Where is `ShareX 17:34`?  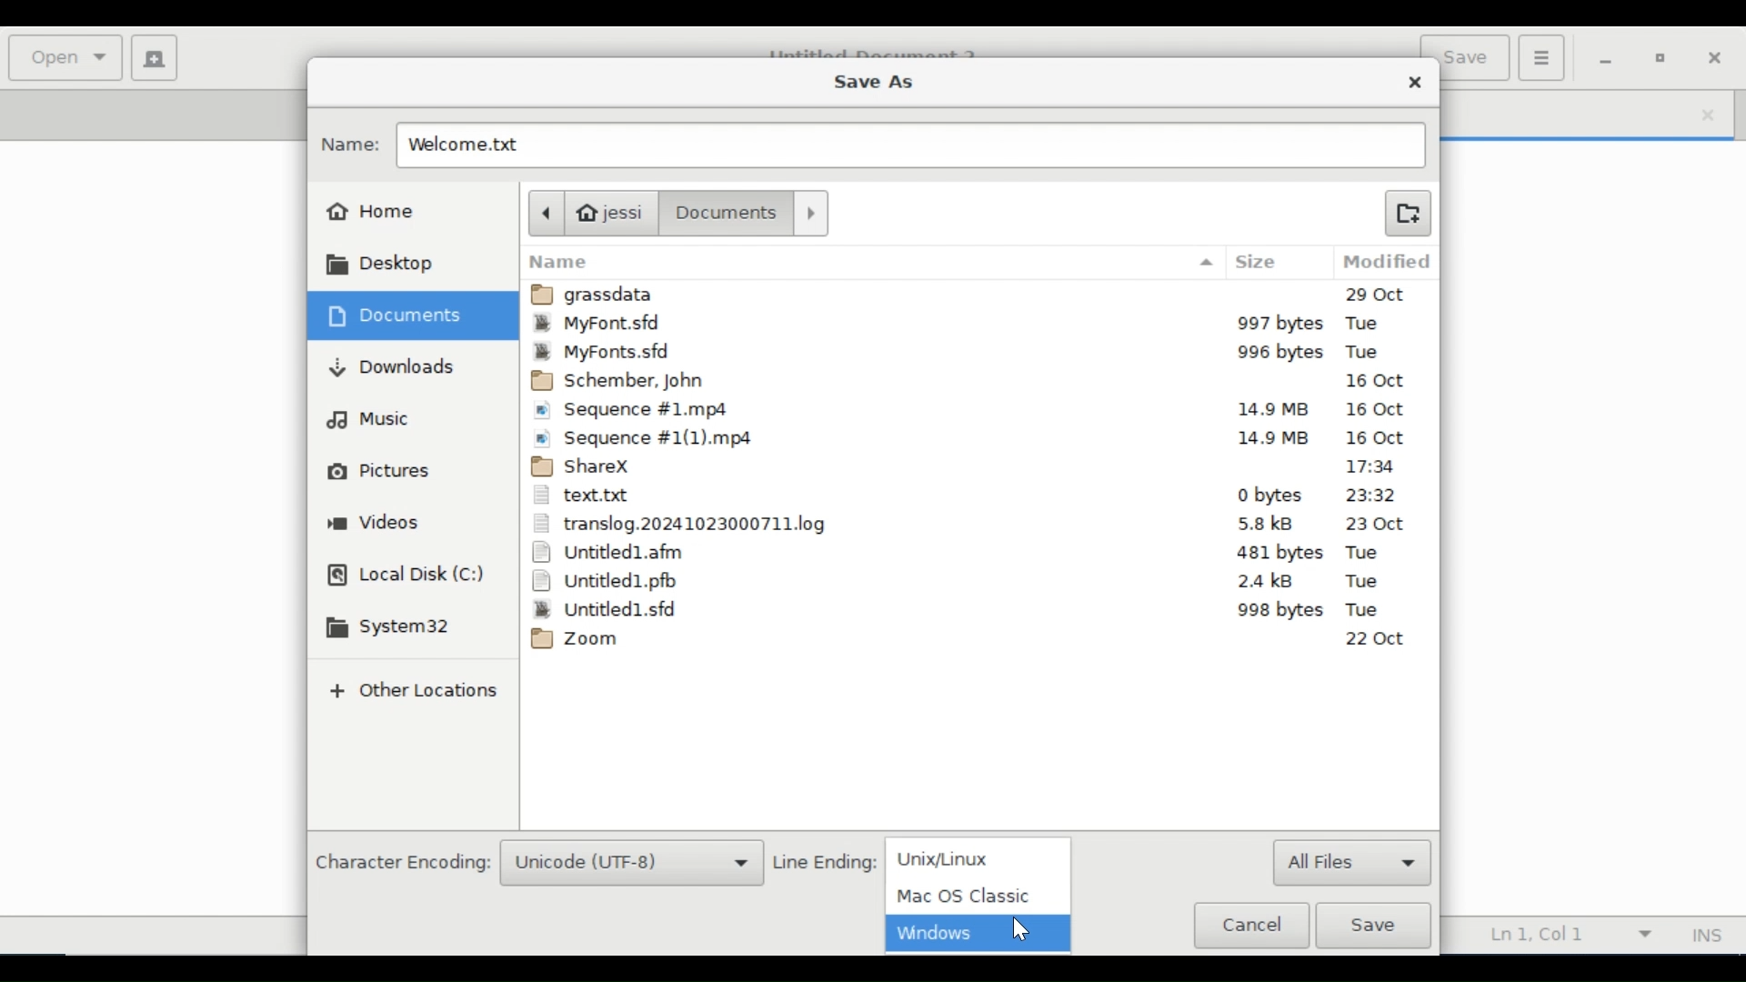
ShareX 17:34 is located at coordinates (975, 467).